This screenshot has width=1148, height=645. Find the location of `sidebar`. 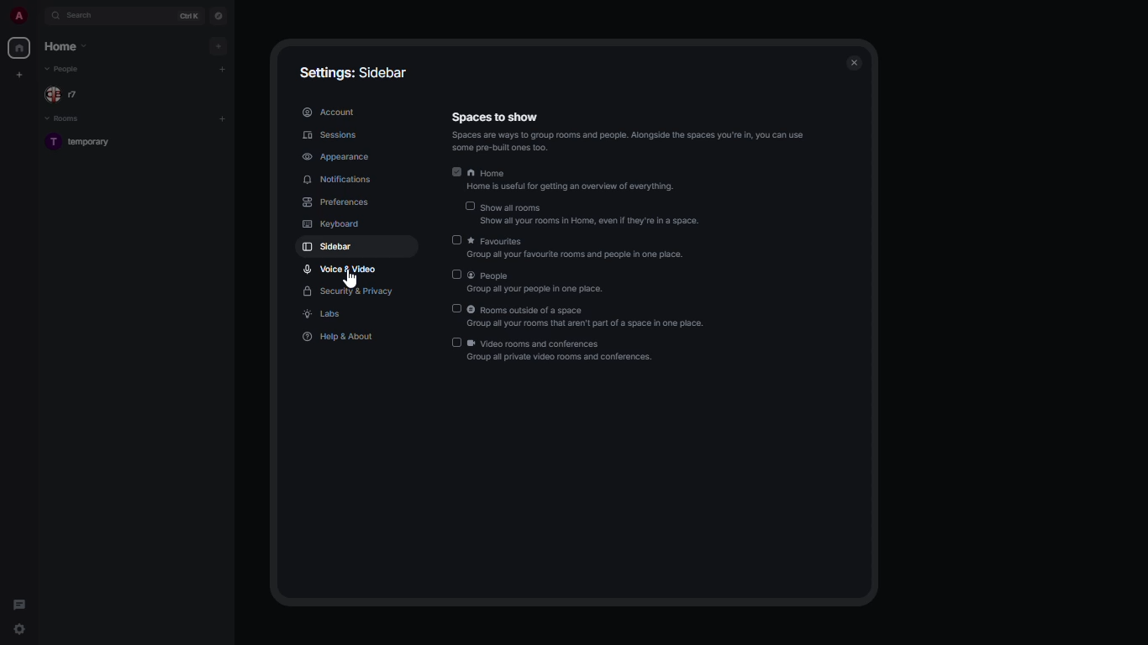

sidebar is located at coordinates (328, 246).